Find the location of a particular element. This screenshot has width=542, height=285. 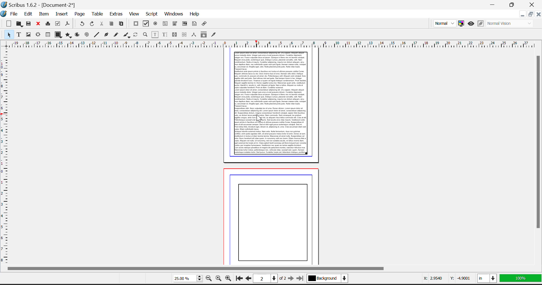

Close is located at coordinates (538, 14).